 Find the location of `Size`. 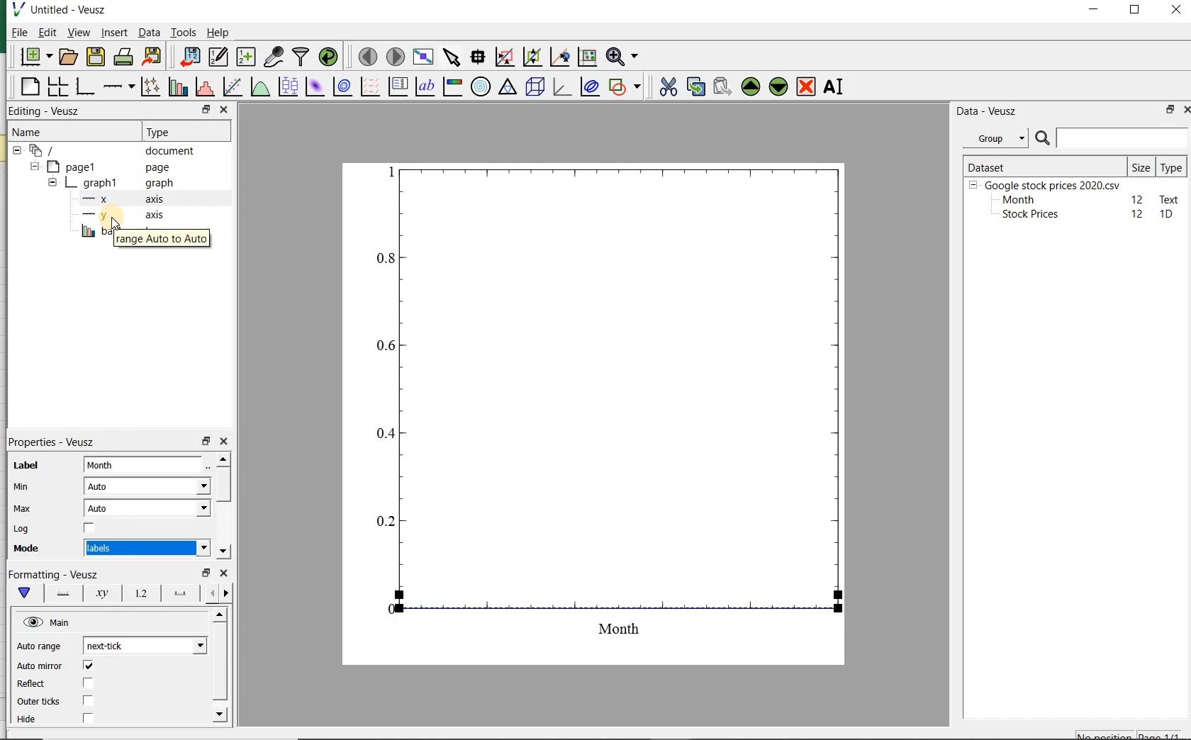

Size is located at coordinates (1141, 166).